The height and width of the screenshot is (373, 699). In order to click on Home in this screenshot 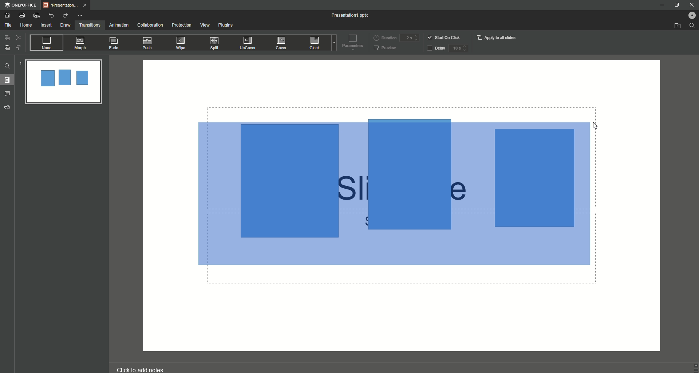, I will do `click(26, 25)`.